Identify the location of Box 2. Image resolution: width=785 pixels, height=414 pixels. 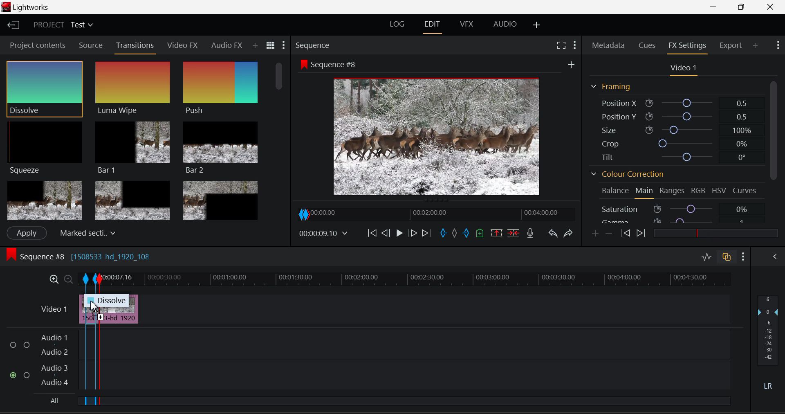
(132, 199).